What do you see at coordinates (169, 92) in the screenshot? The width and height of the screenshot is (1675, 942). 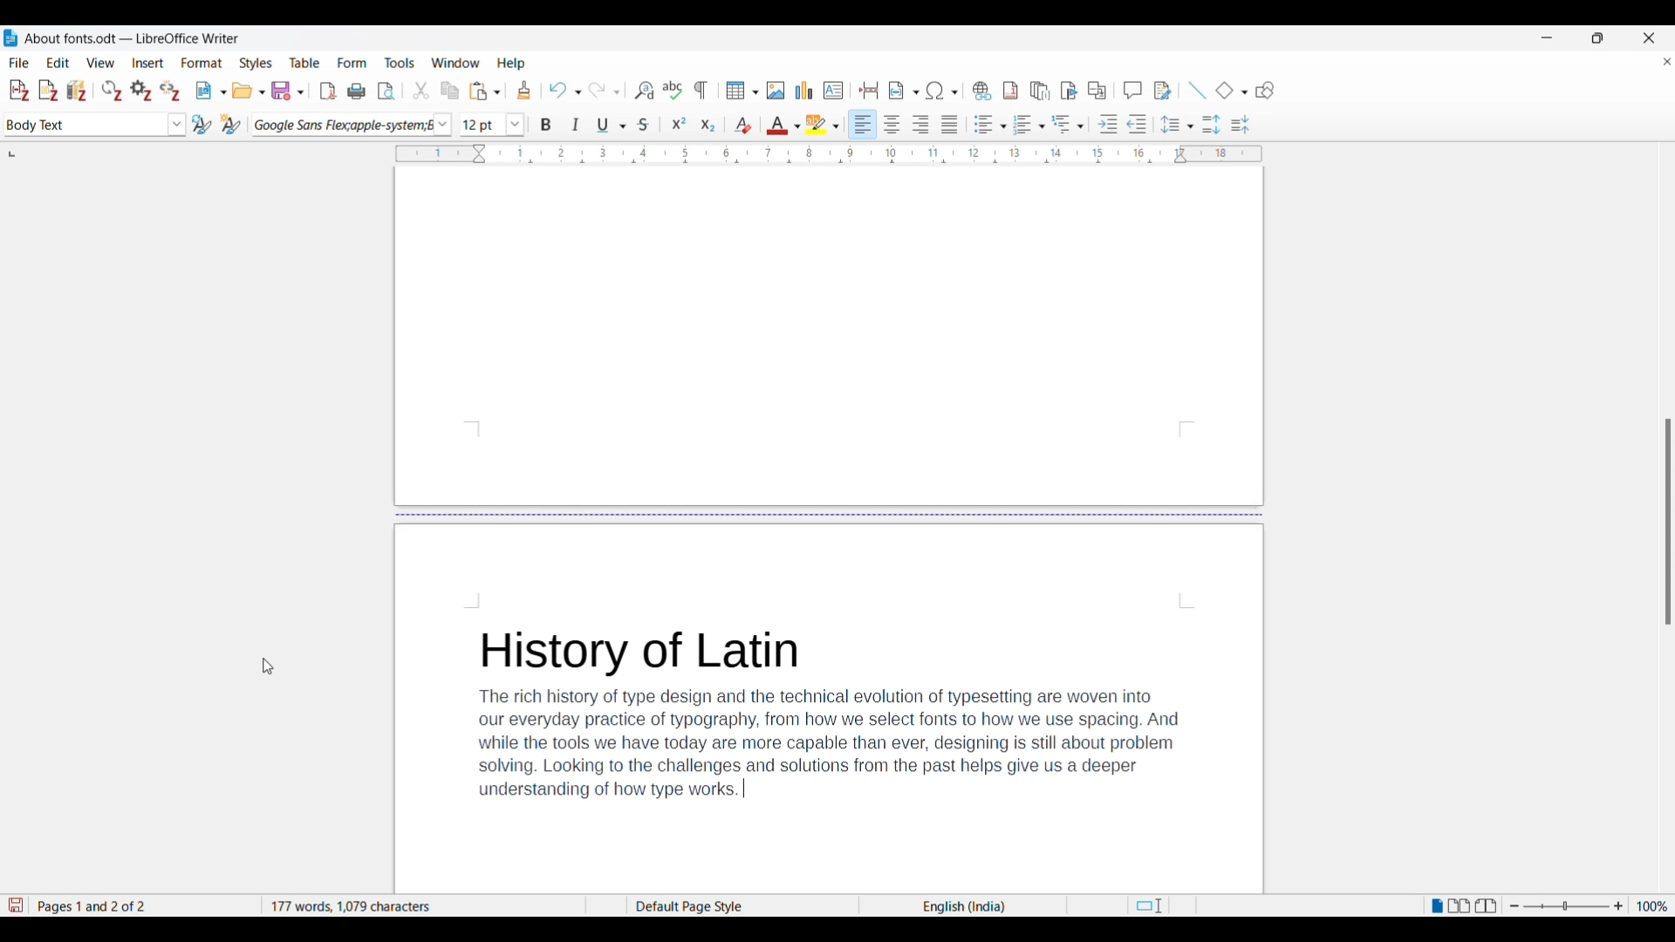 I see `Unlink citations` at bounding box center [169, 92].